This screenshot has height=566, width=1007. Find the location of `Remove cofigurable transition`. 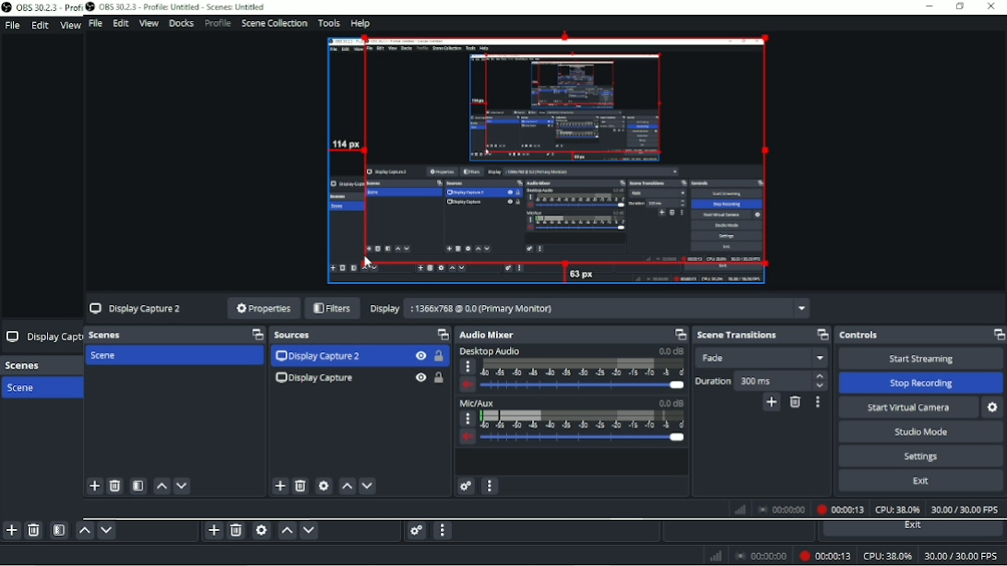

Remove cofigurable transition is located at coordinates (796, 404).